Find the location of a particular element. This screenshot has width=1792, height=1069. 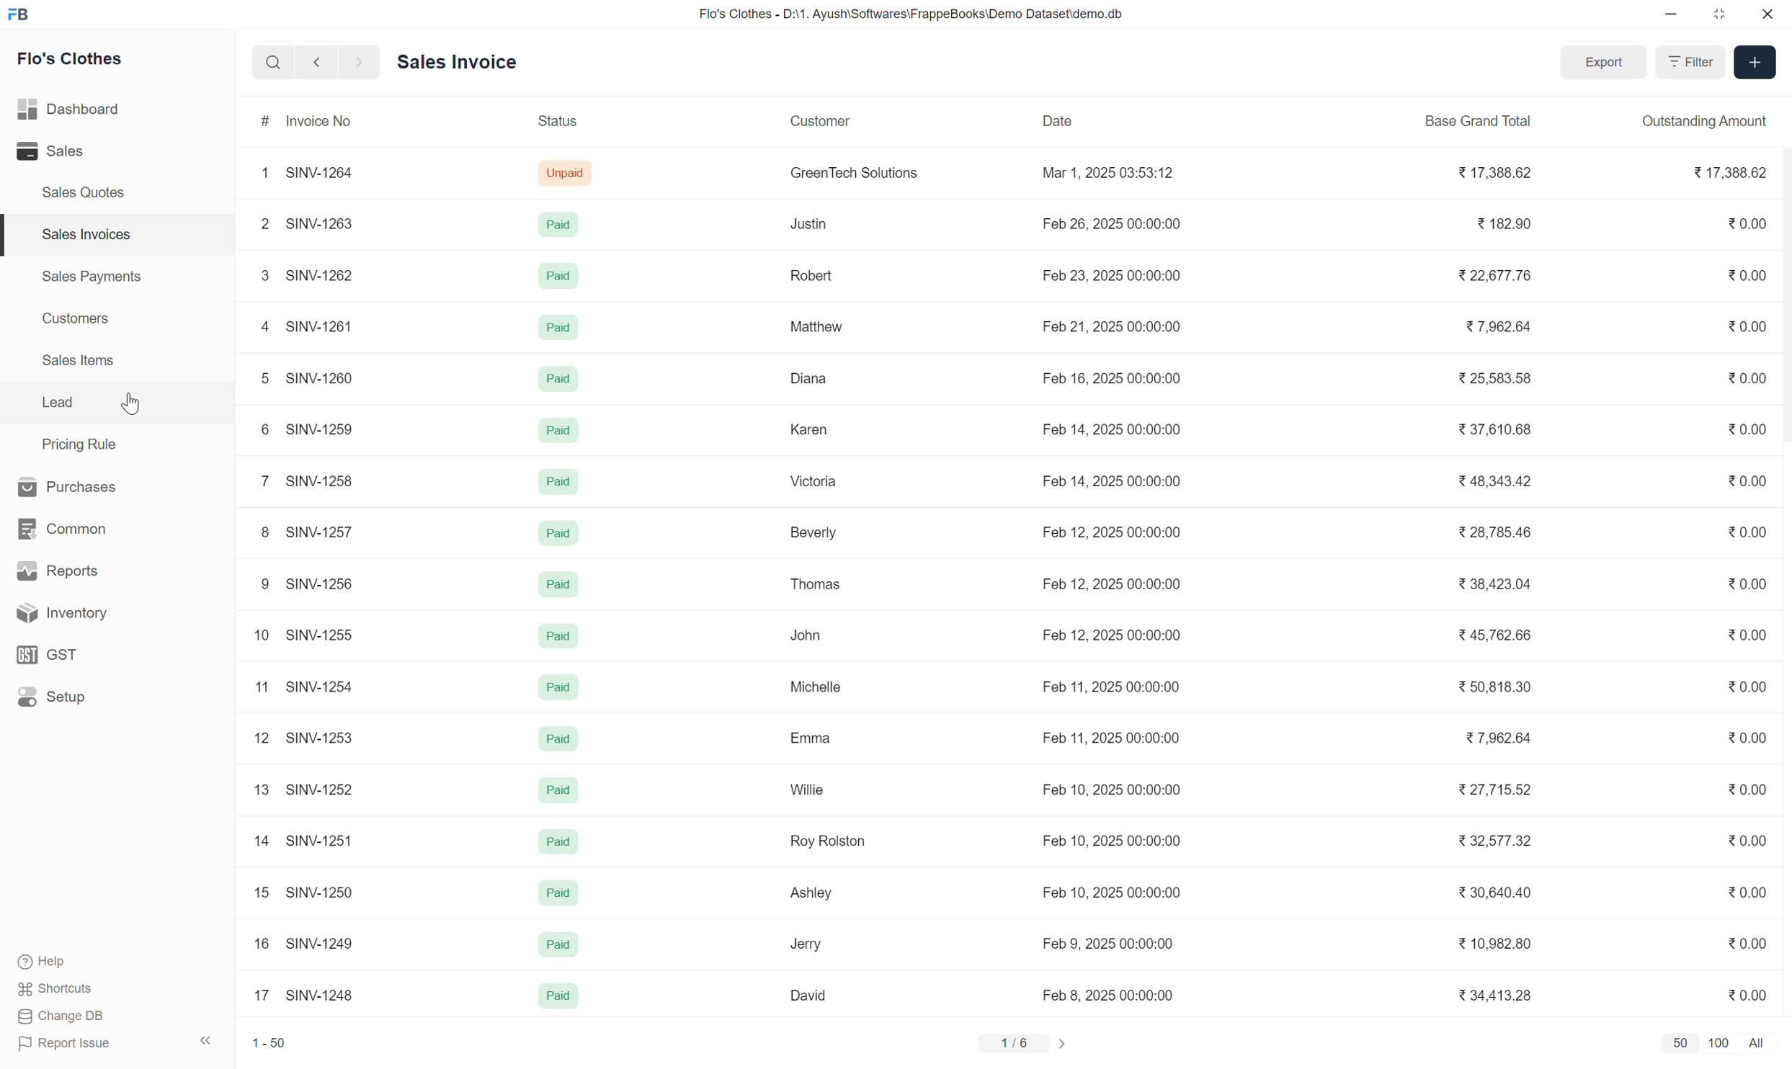

Export is located at coordinates (1600, 61).